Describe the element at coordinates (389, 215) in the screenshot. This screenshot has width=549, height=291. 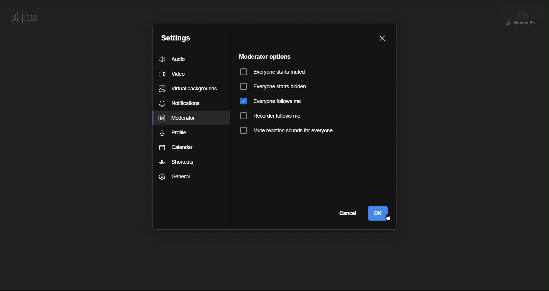
I see `Cursor` at that location.